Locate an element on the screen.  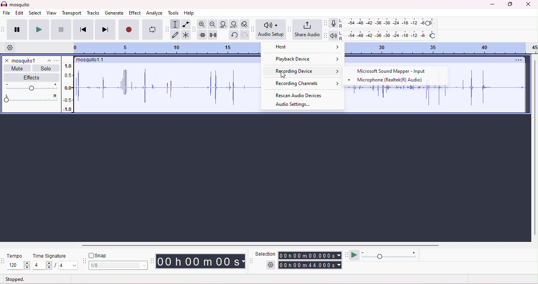
selection is located at coordinates (175, 24).